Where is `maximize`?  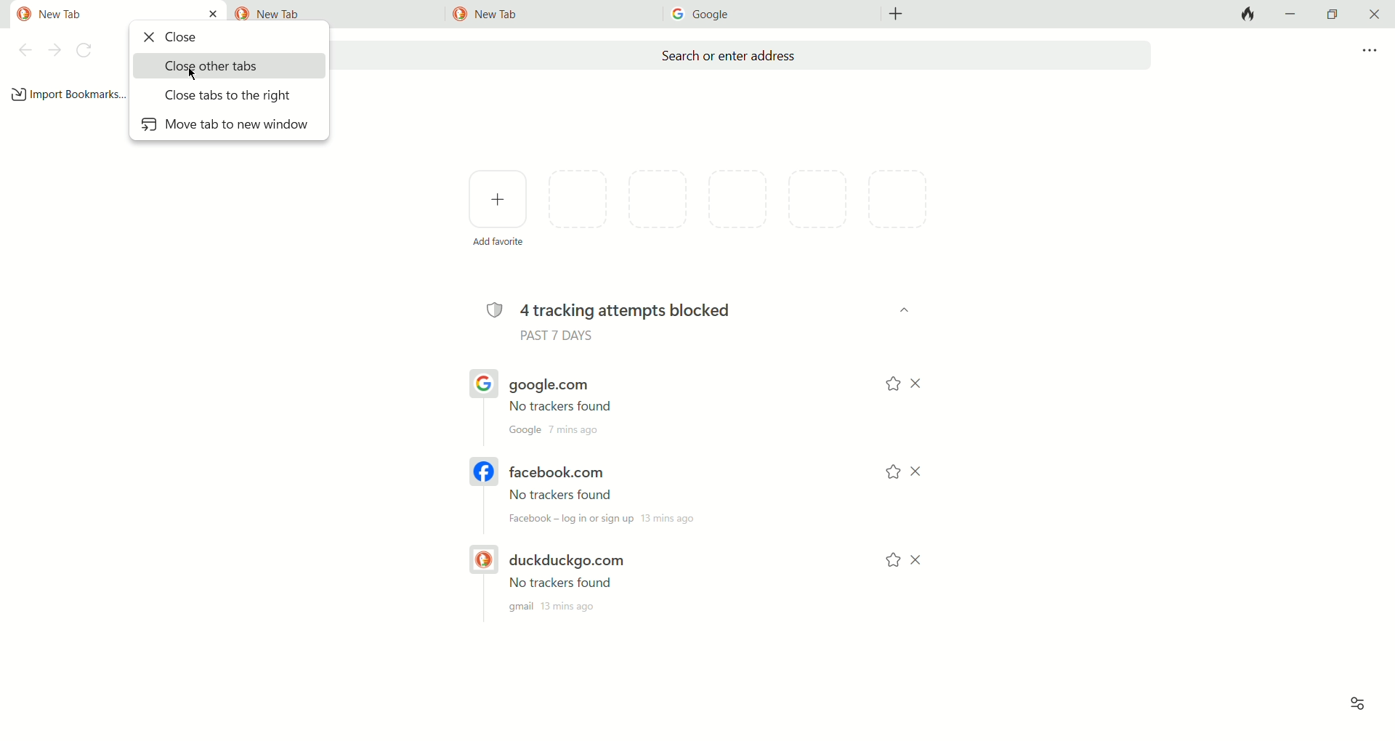
maximize is located at coordinates (1330, 16).